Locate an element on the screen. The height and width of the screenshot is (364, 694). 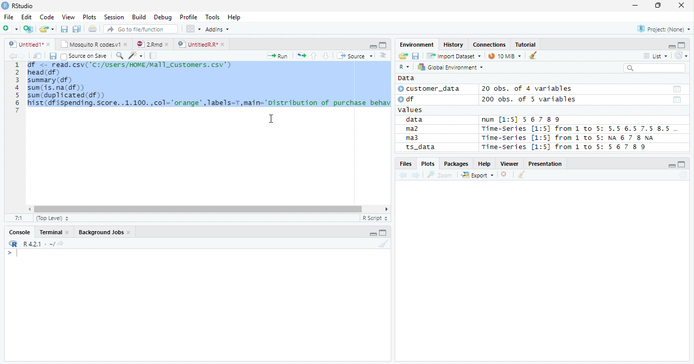
Compile Report is located at coordinates (153, 56).